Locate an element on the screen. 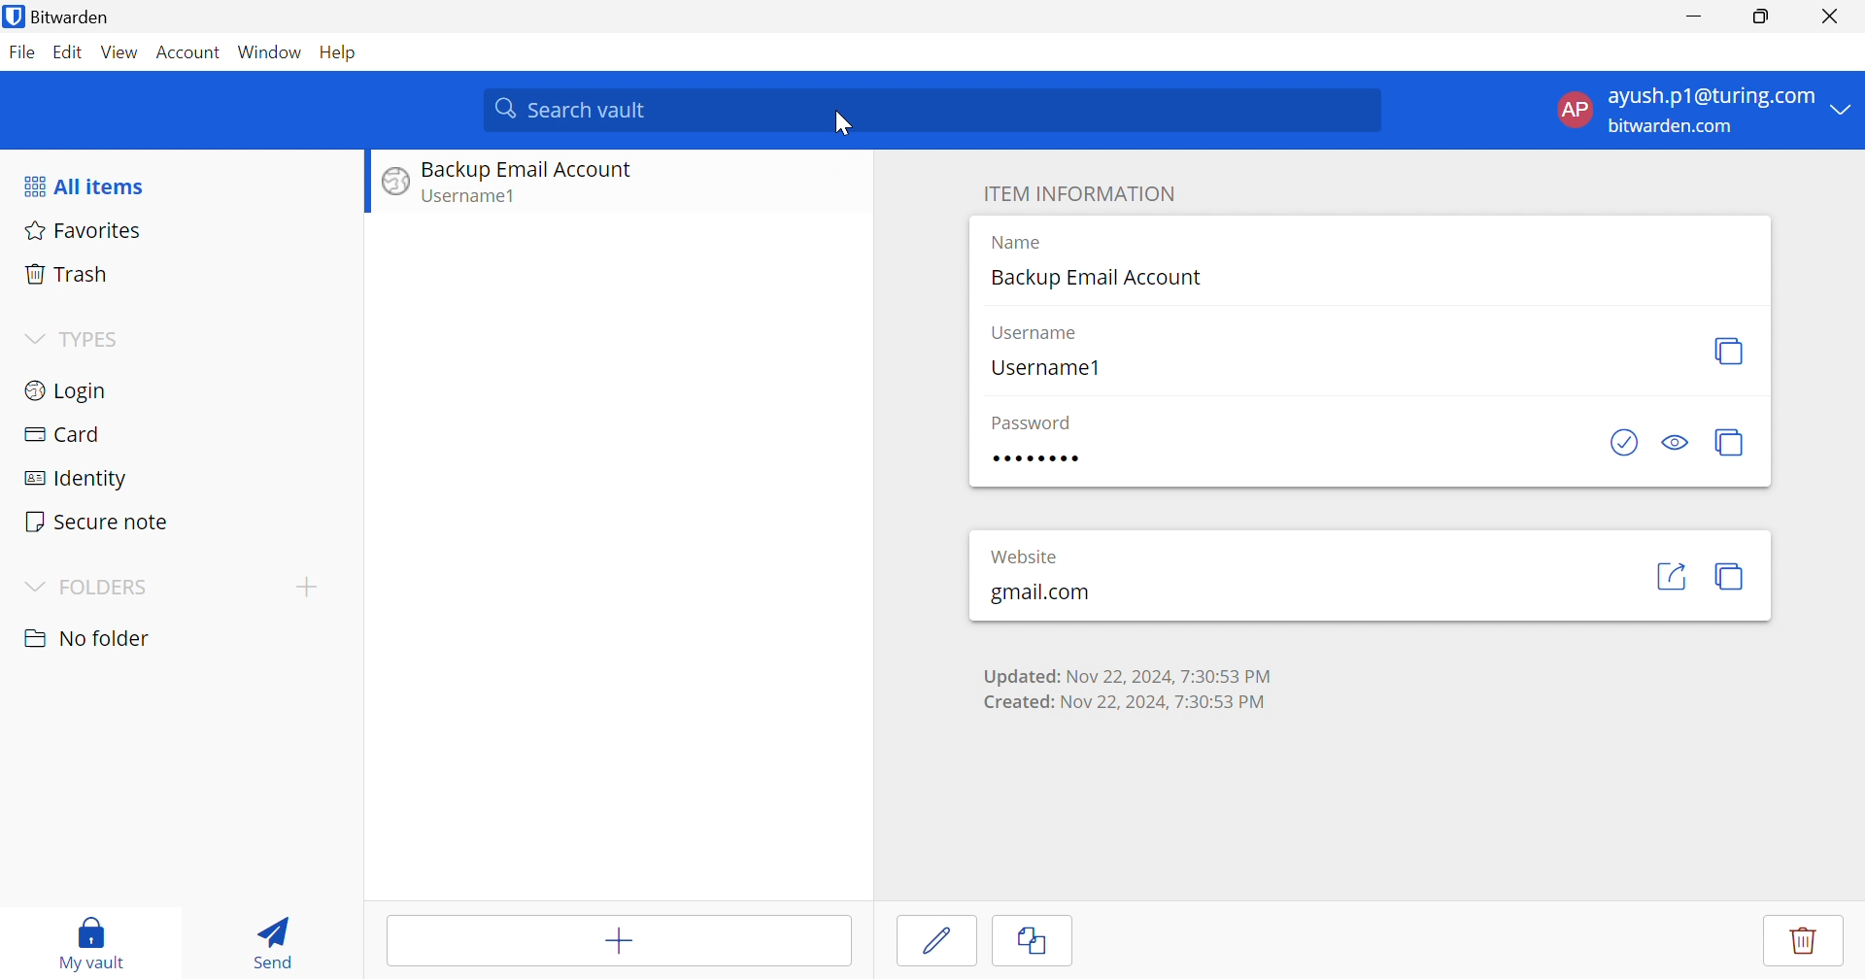 The height and width of the screenshot is (979, 1865). share is located at coordinates (1668, 578).